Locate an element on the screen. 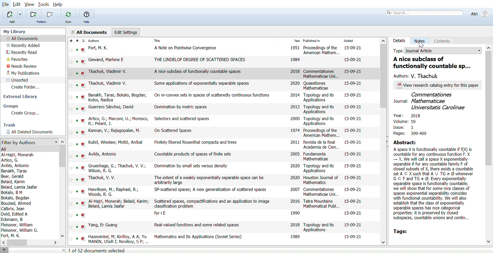 This screenshot has width=493, height=253. Filter by authors is located at coordinates (29, 143).